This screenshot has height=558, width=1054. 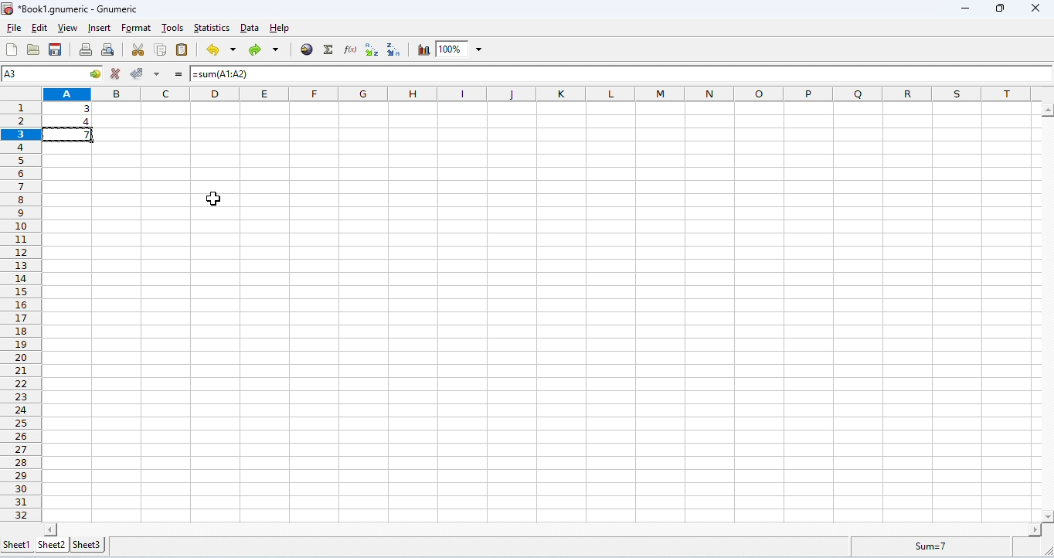 What do you see at coordinates (137, 73) in the screenshot?
I see `accept` at bounding box center [137, 73].